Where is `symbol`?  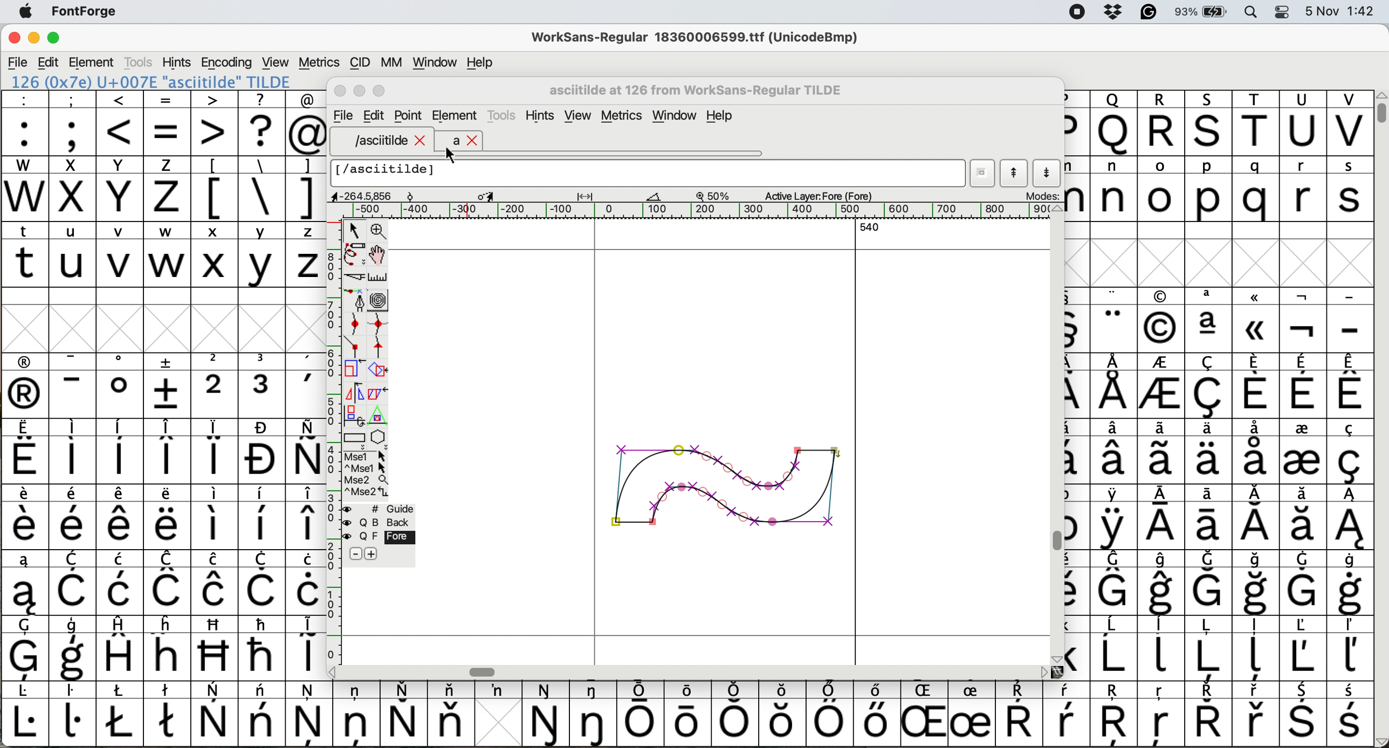
symbol is located at coordinates (1259, 584).